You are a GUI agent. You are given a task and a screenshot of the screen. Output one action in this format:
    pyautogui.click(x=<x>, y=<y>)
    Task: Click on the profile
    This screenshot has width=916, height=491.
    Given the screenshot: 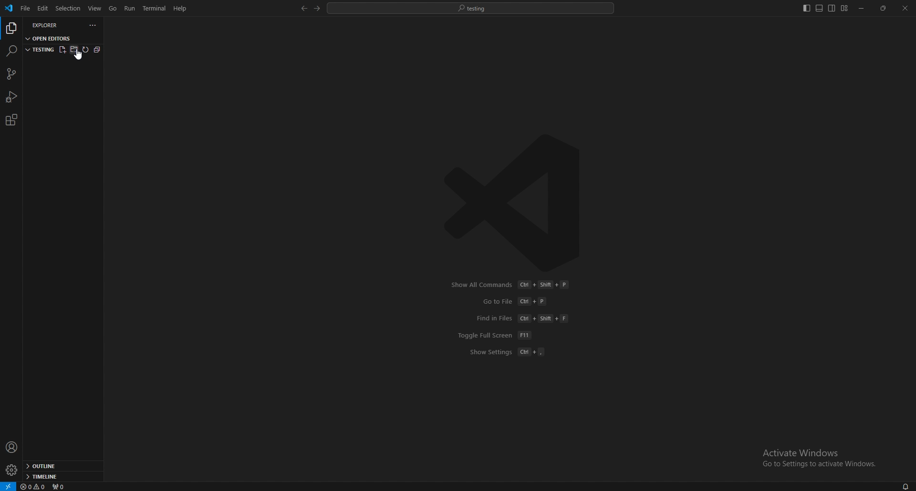 What is the action you would take?
    pyautogui.click(x=12, y=447)
    